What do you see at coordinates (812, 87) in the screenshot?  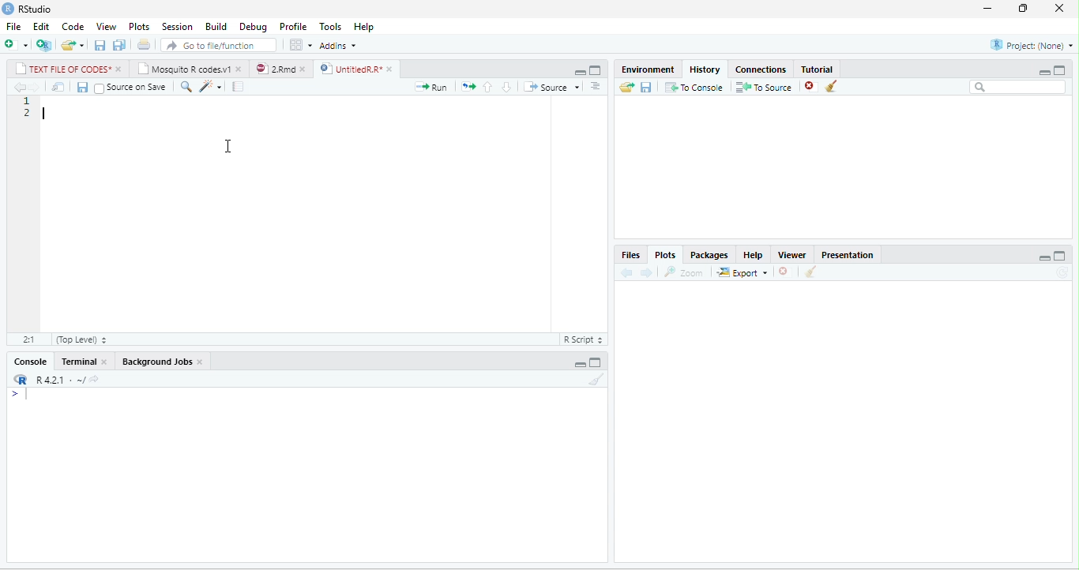 I see `close file` at bounding box center [812, 87].